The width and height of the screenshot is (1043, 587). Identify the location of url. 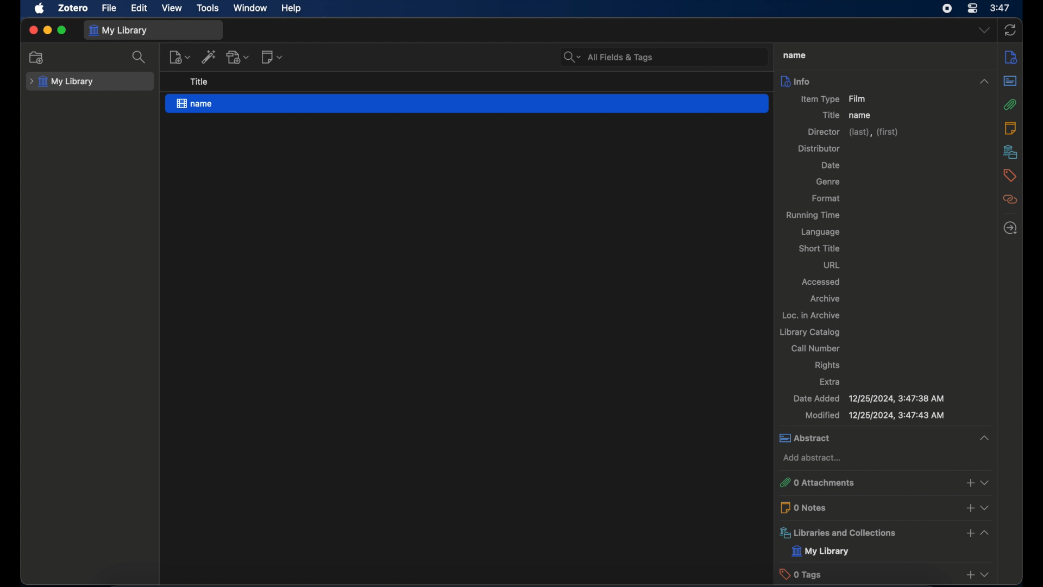
(832, 265).